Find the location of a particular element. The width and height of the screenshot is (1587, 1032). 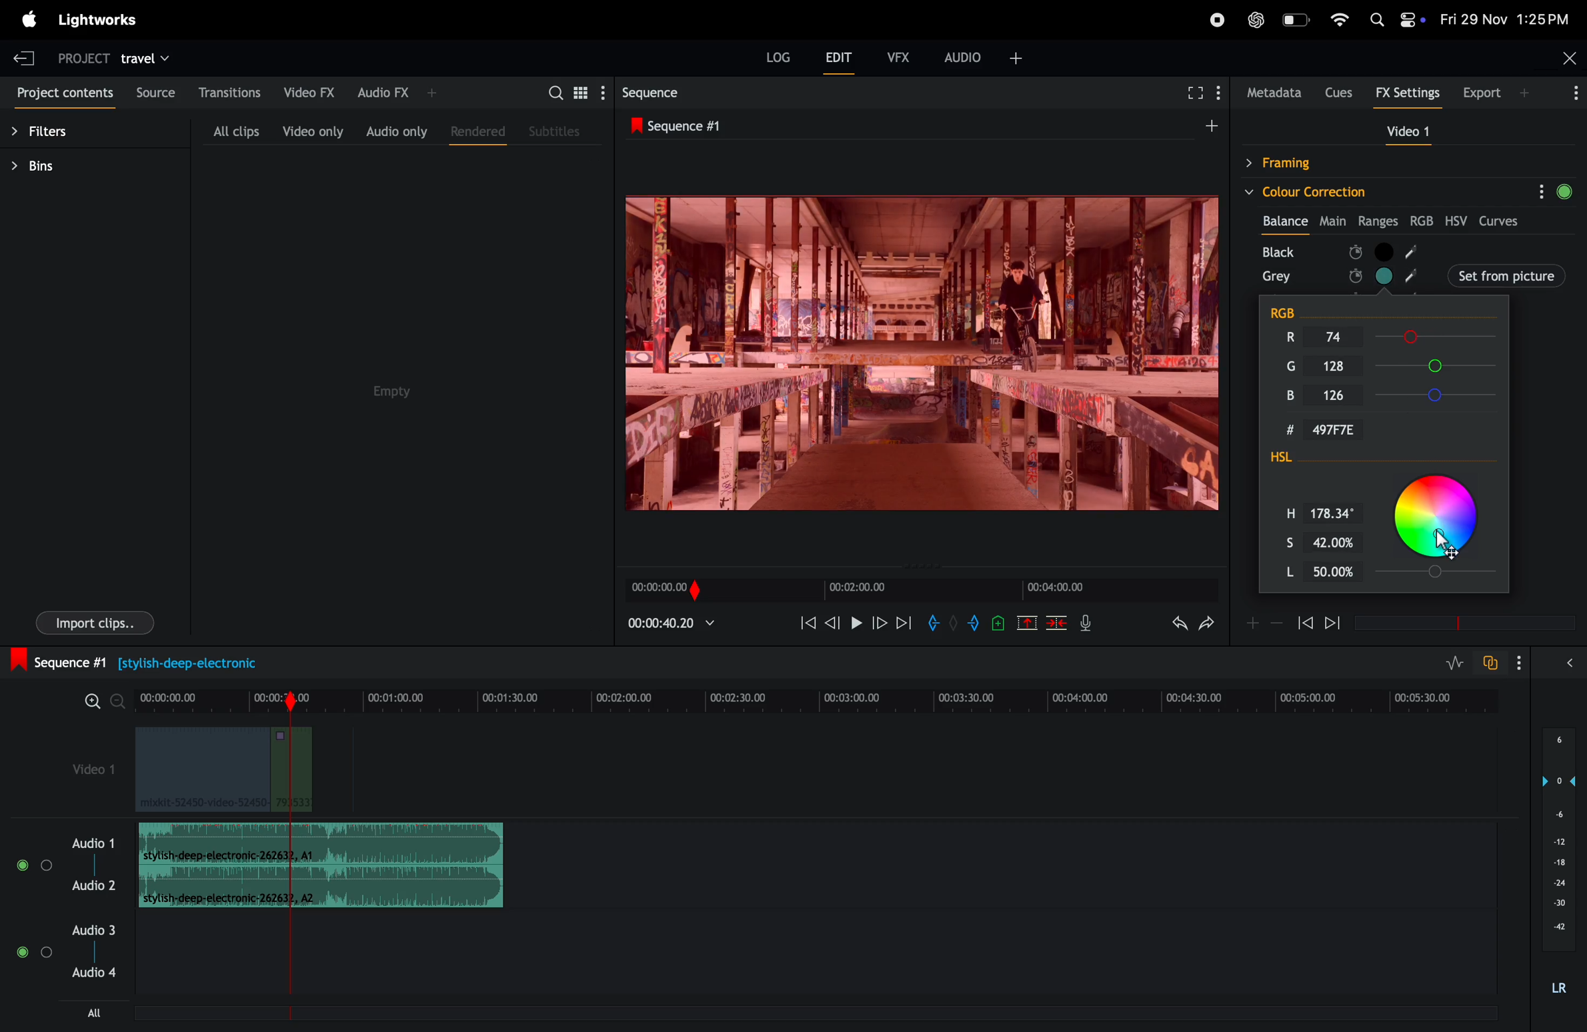

add in mark is located at coordinates (933, 623).